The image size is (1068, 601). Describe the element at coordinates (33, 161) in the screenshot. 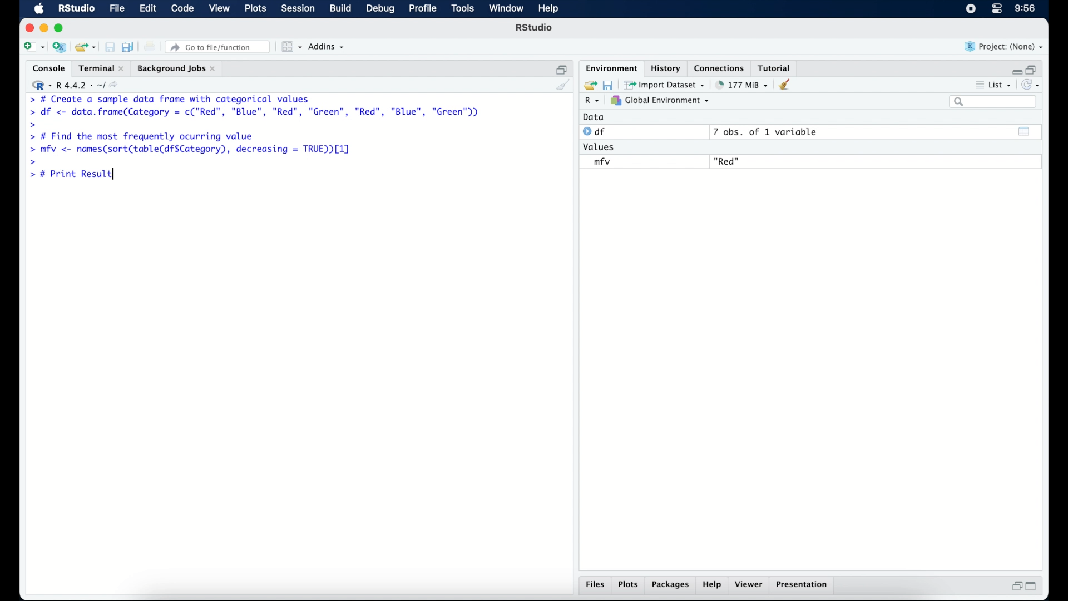

I see `command prompt` at that location.